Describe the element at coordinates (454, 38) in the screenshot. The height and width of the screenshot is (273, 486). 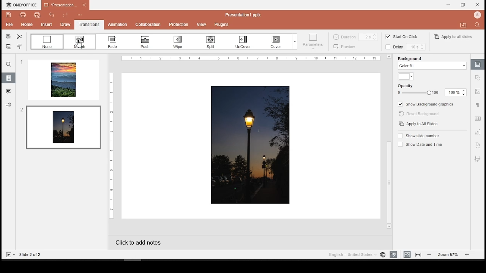
I see `slide style` at that location.